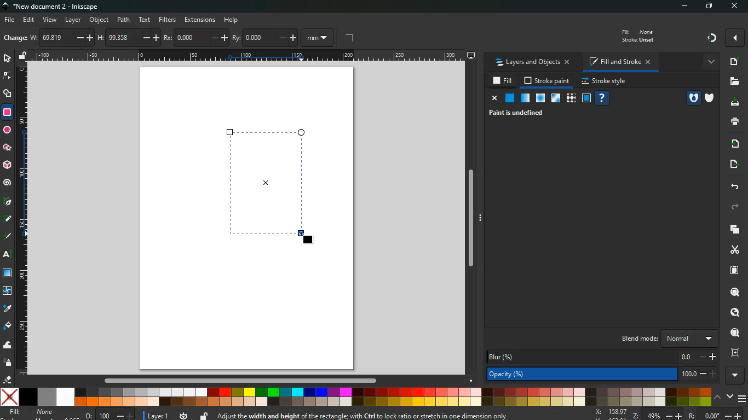 The image size is (748, 420). Describe the element at coordinates (8, 274) in the screenshot. I see `window` at that location.